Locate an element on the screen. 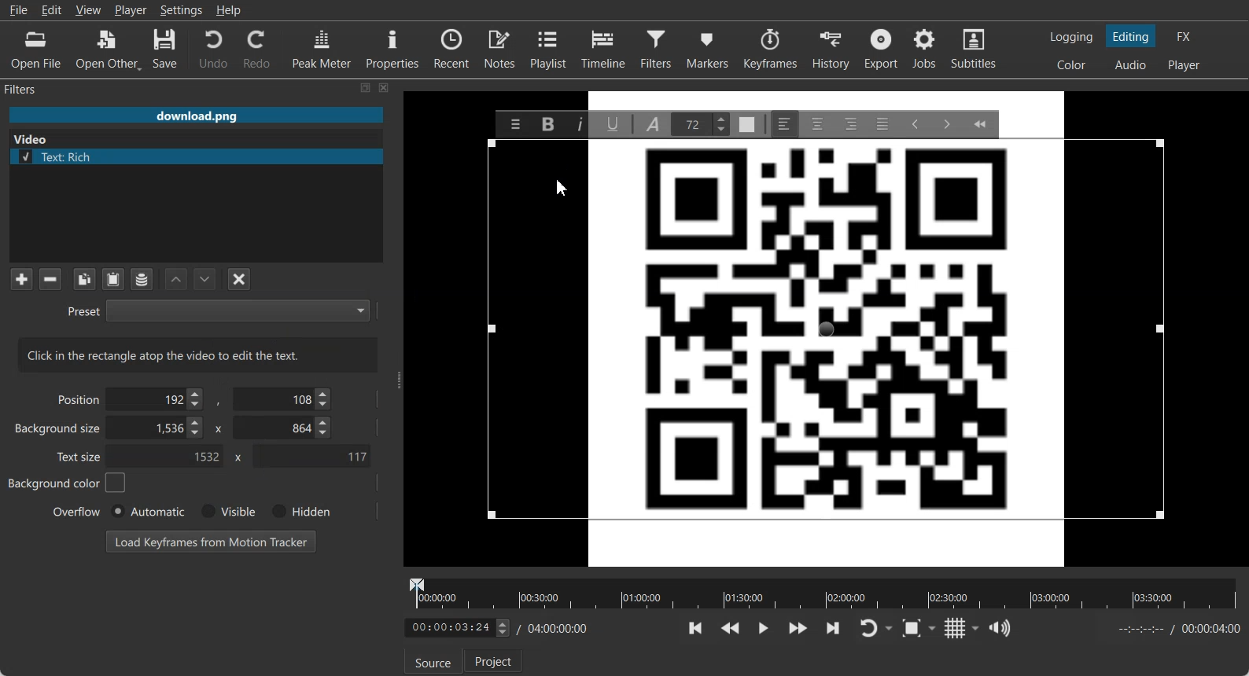 The height and width of the screenshot is (676, 1249). Position is located at coordinates (76, 399).